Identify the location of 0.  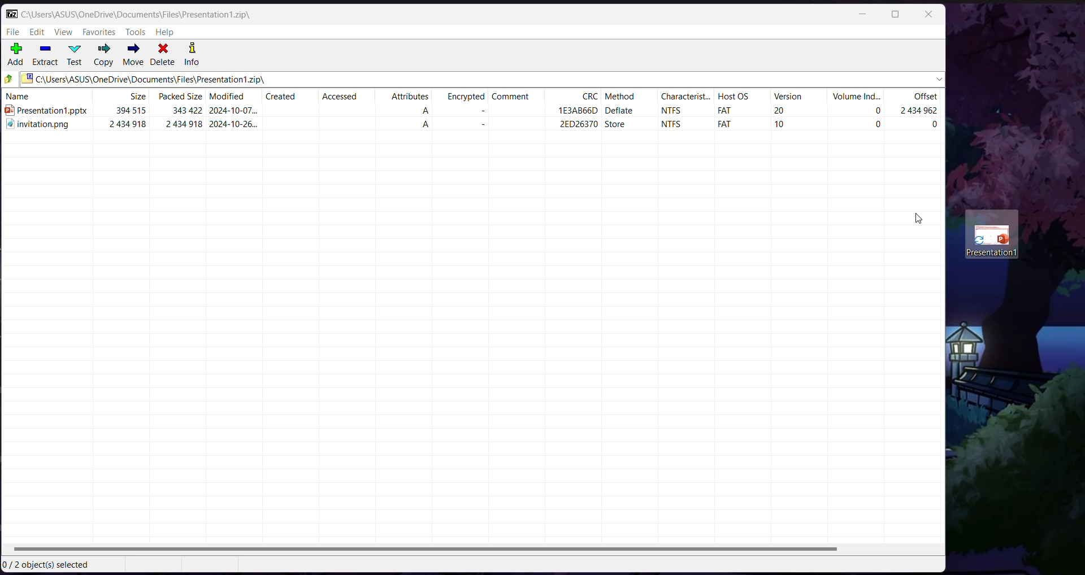
(934, 126).